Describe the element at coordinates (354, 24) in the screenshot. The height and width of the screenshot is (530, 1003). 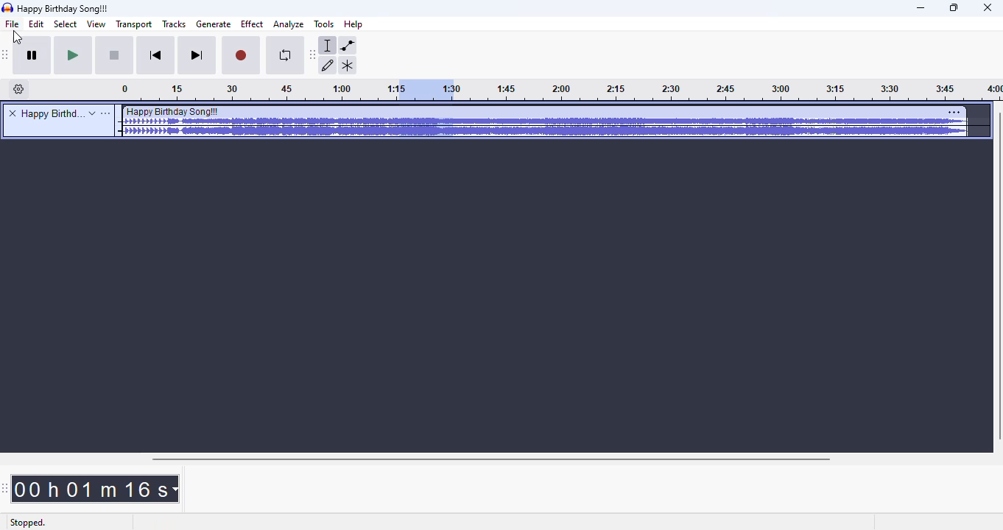
I see `help` at that location.